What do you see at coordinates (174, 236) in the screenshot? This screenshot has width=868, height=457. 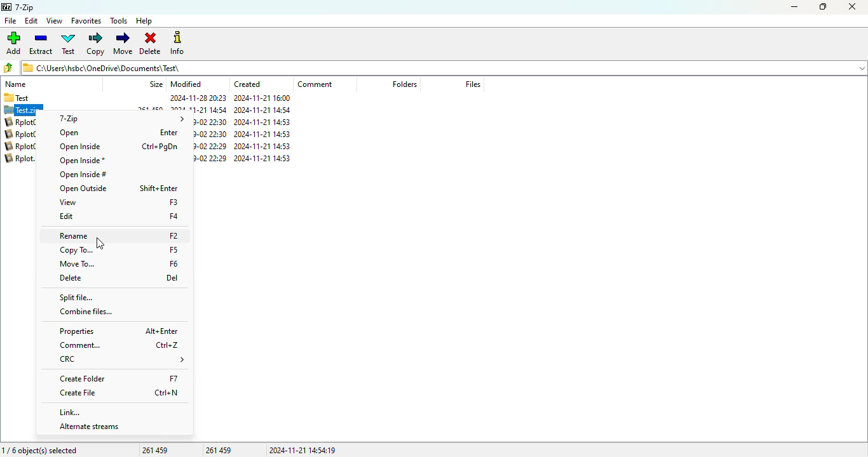 I see `F2` at bounding box center [174, 236].